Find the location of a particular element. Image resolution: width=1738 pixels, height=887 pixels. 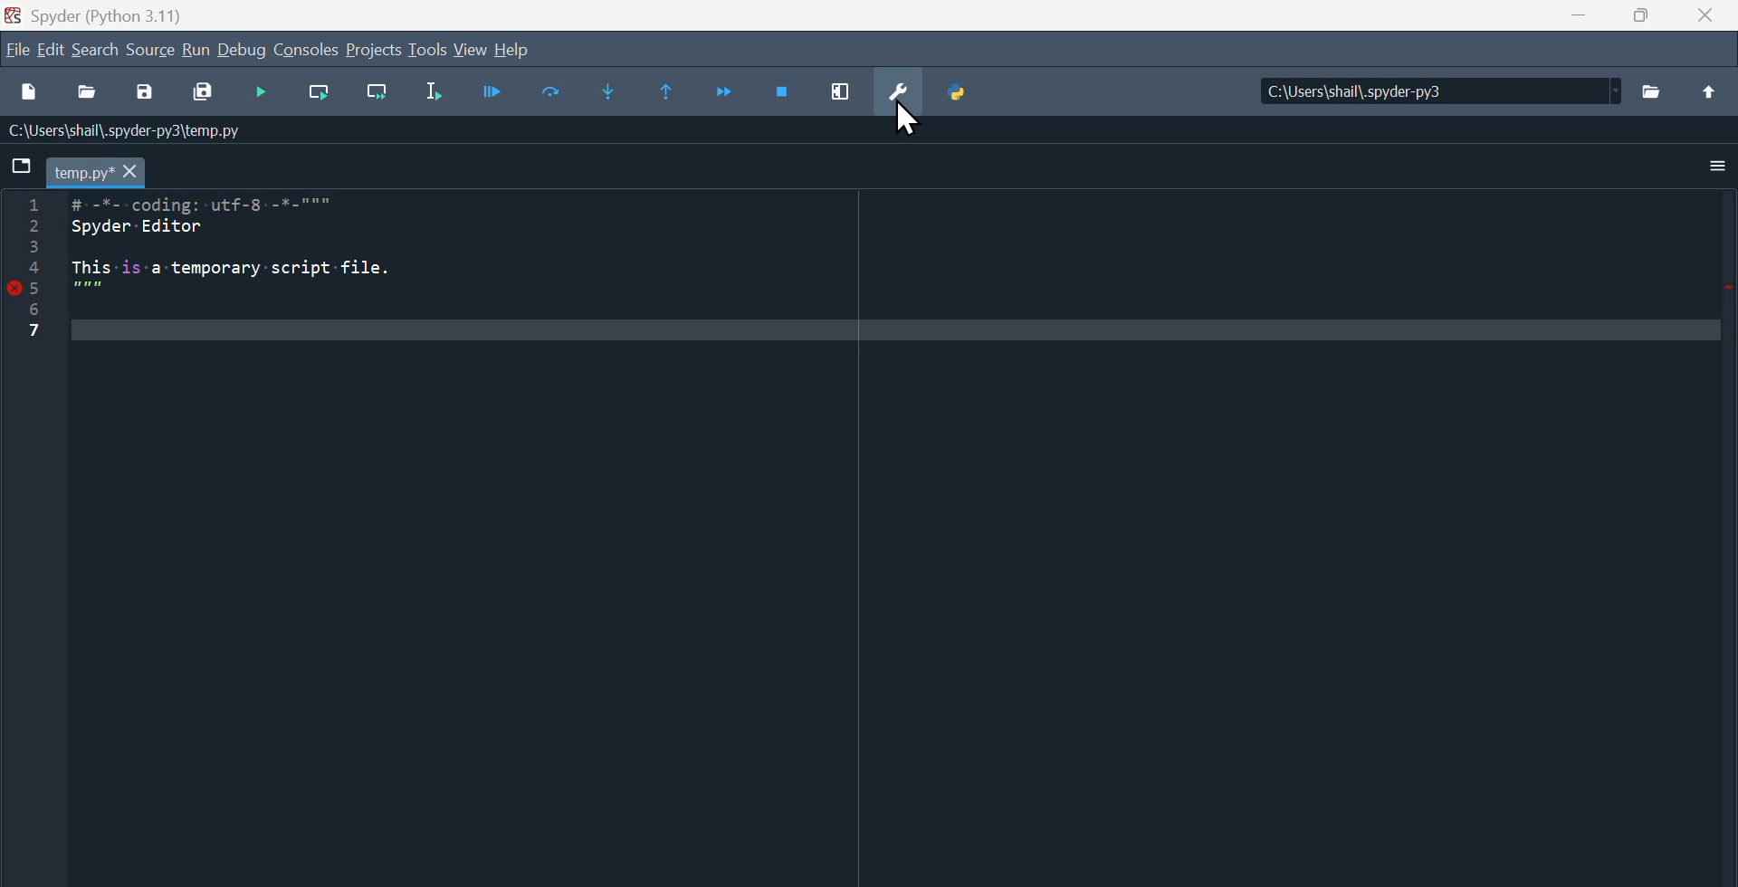

Locations of the fire is located at coordinates (1430, 97).